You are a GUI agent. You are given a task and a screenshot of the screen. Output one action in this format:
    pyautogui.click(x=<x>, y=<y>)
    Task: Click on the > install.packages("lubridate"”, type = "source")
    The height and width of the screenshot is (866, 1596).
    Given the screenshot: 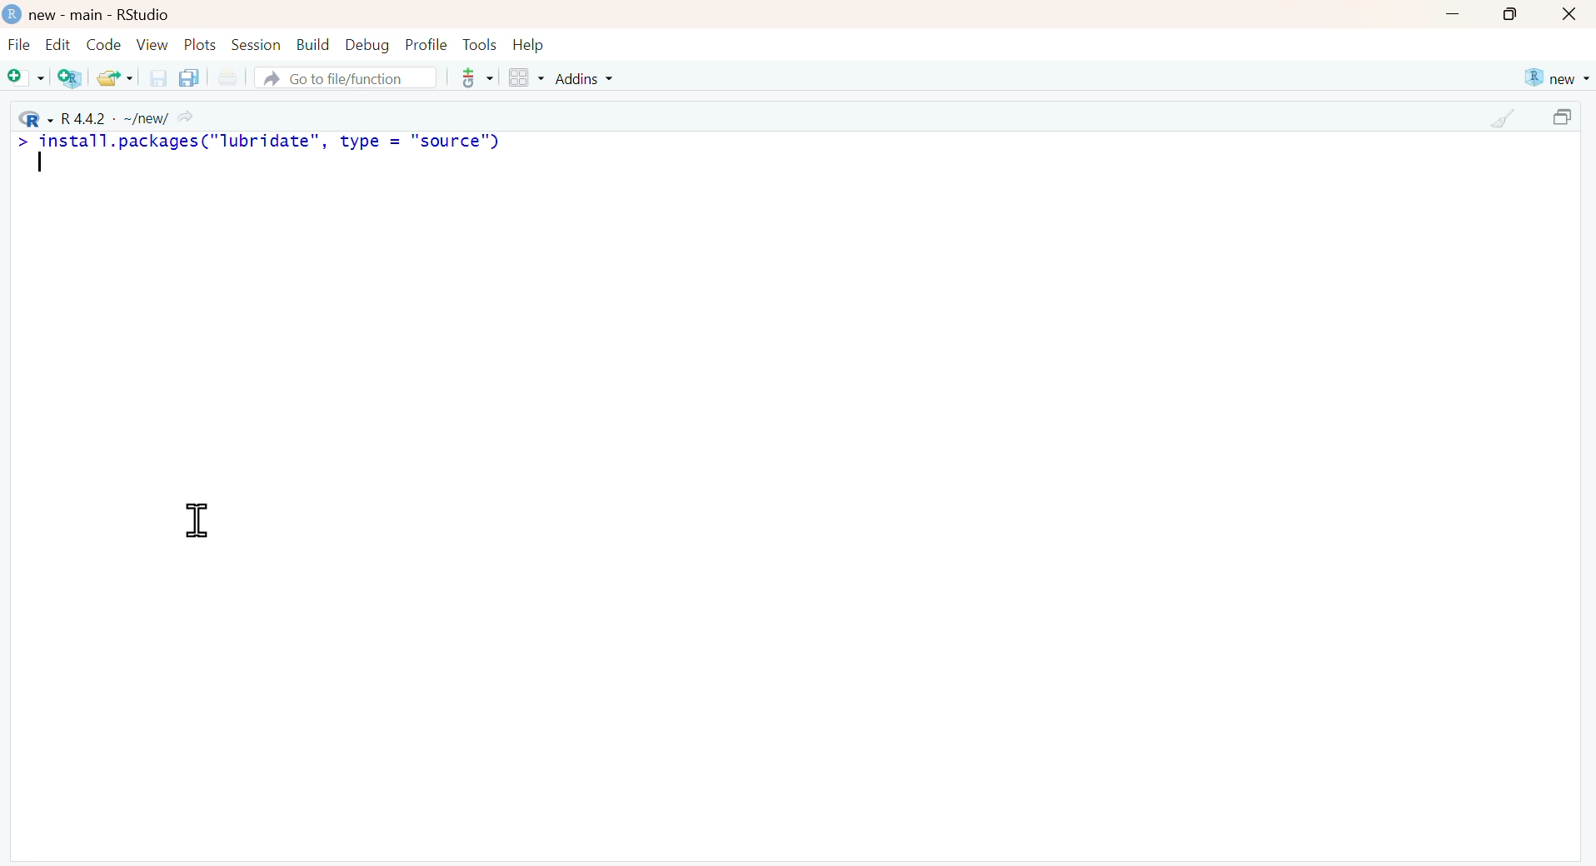 What is the action you would take?
    pyautogui.click(x=264, y=142)
    